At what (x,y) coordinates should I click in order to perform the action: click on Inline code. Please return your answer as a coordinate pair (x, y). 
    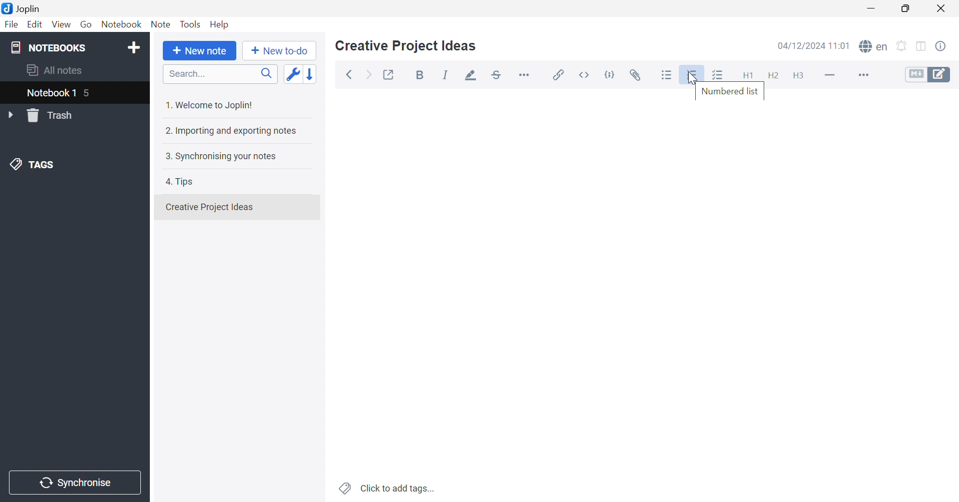
    Looking at the image, I should click on (583, 74).